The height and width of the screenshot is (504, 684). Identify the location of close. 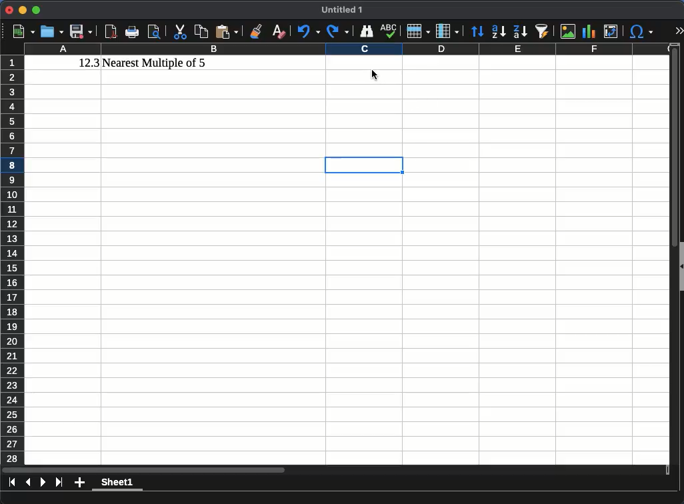
(7, 10).